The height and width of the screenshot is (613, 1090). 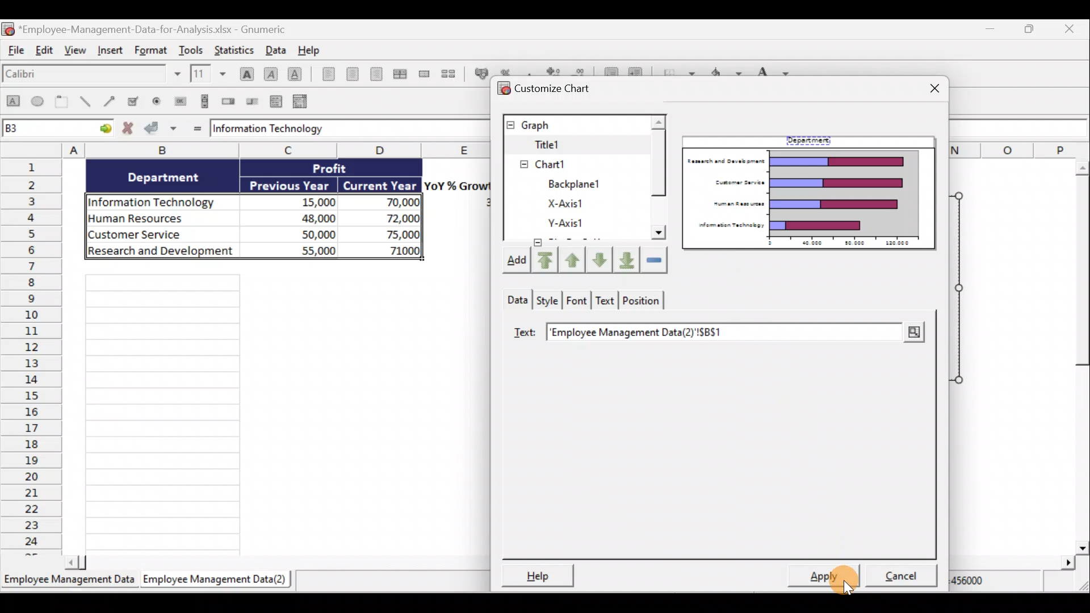 What do you see at coordinates (913, 333) in the screenshot?
I see `search button` at bounding box center [913, 333].